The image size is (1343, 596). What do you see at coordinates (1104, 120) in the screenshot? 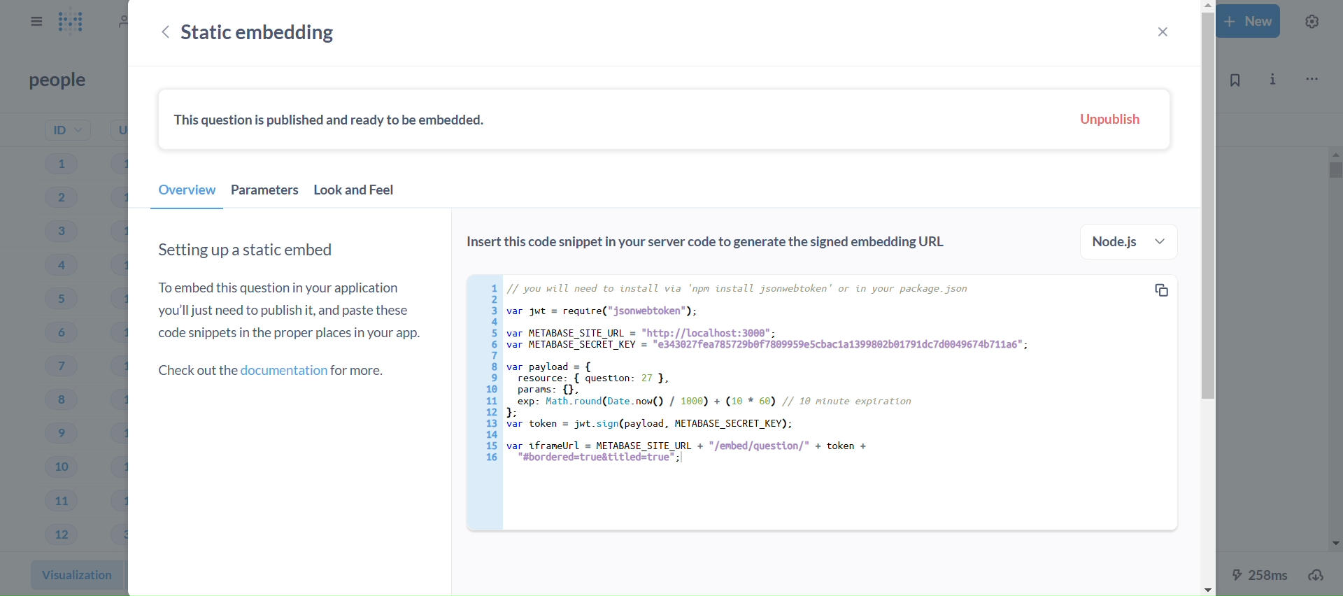
I see `unpublish` at bounding box center [1104, 120].